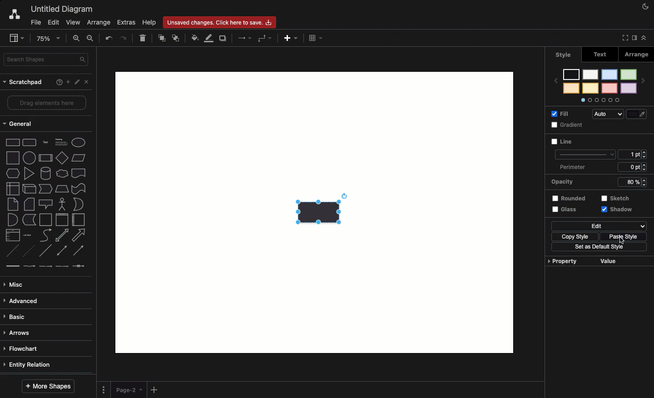  I want to click on dotted line, so click(29, 251).